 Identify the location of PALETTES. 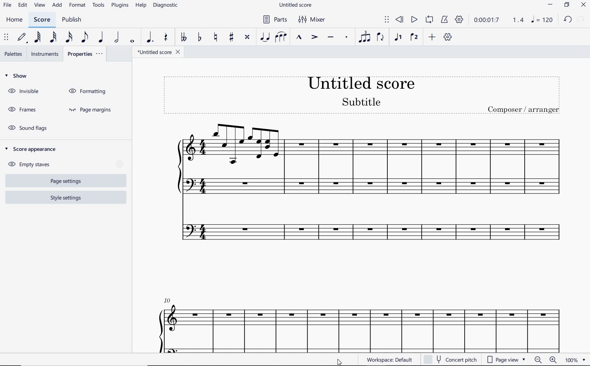
(13, 54).